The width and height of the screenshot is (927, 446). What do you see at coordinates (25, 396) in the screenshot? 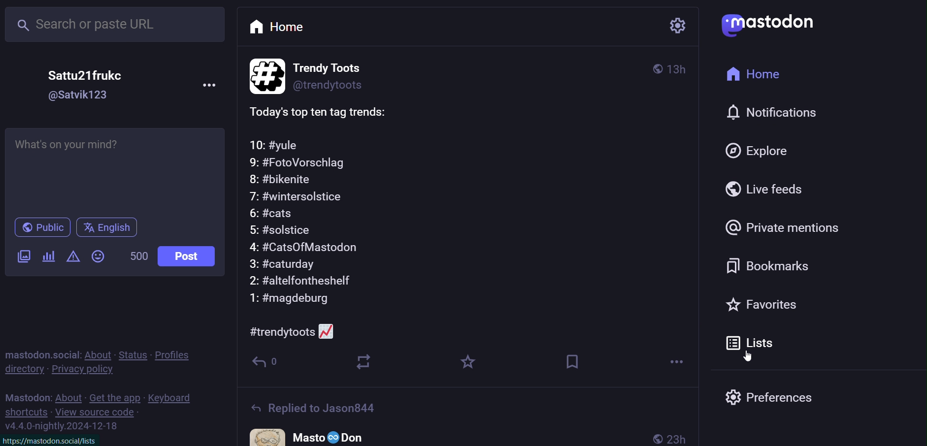
I see `mastodon` at bounding box center [25, 396].